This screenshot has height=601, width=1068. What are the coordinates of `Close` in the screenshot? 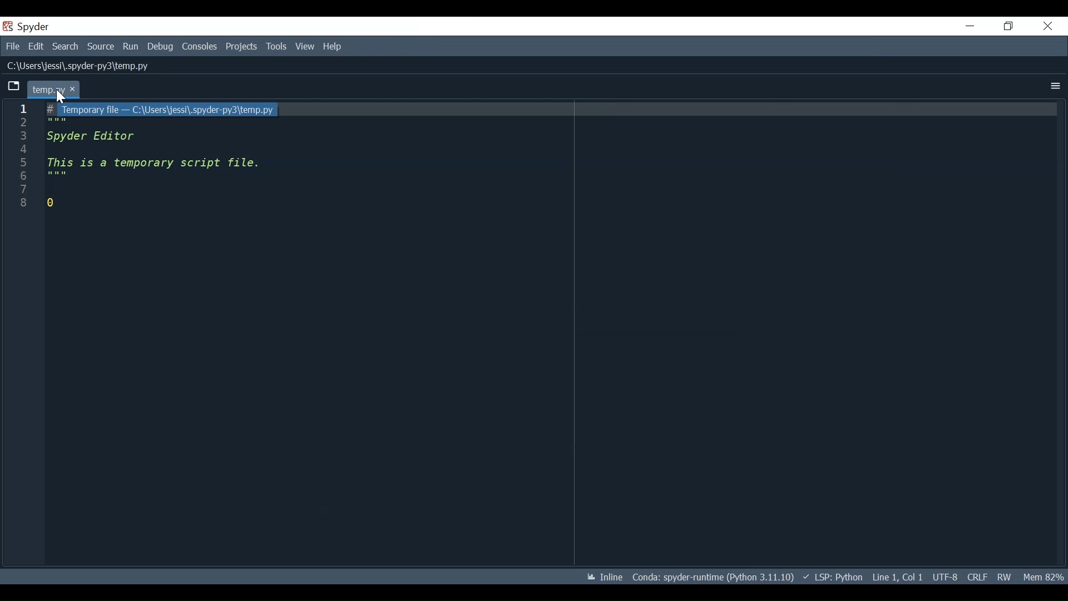 It's located at (1049, 26).